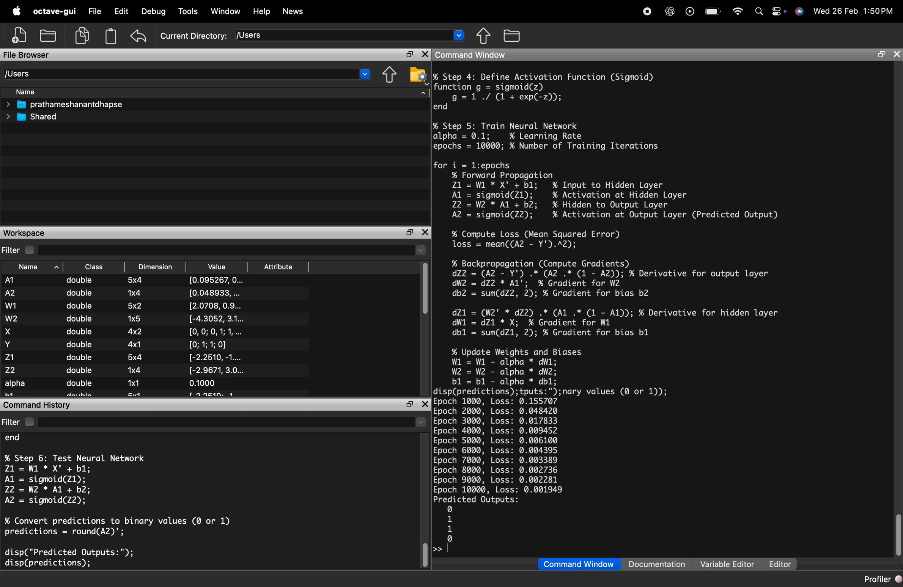 The width and height of the screenshot is (903, 587). What do you see at coordinates (13, 319) in the screenshot?
I see `W2` at bounding box center [13, 319].